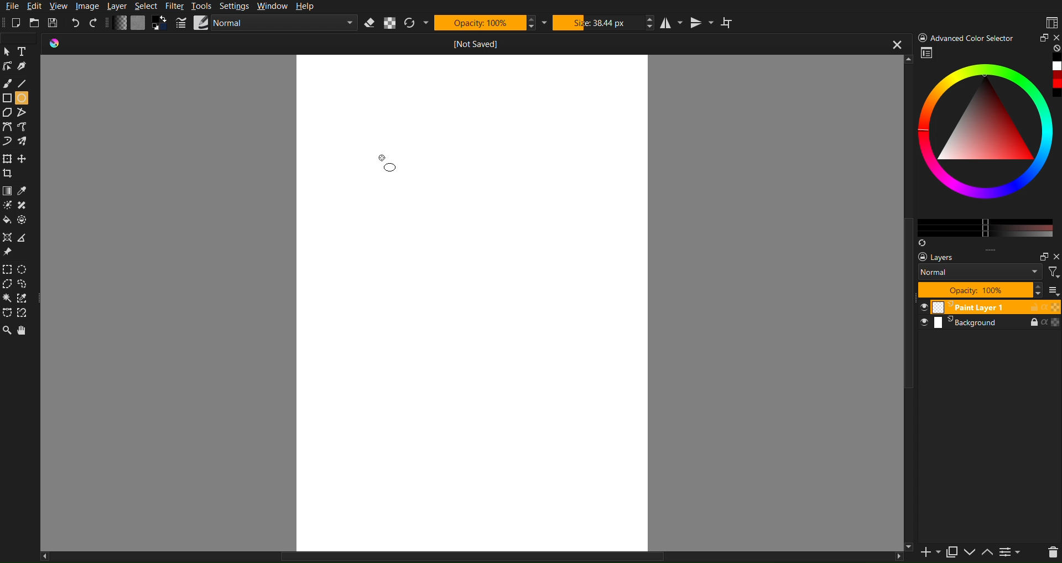 This screenshot has width=1062, height=563. I want to click on Pen, so click(23, 67).